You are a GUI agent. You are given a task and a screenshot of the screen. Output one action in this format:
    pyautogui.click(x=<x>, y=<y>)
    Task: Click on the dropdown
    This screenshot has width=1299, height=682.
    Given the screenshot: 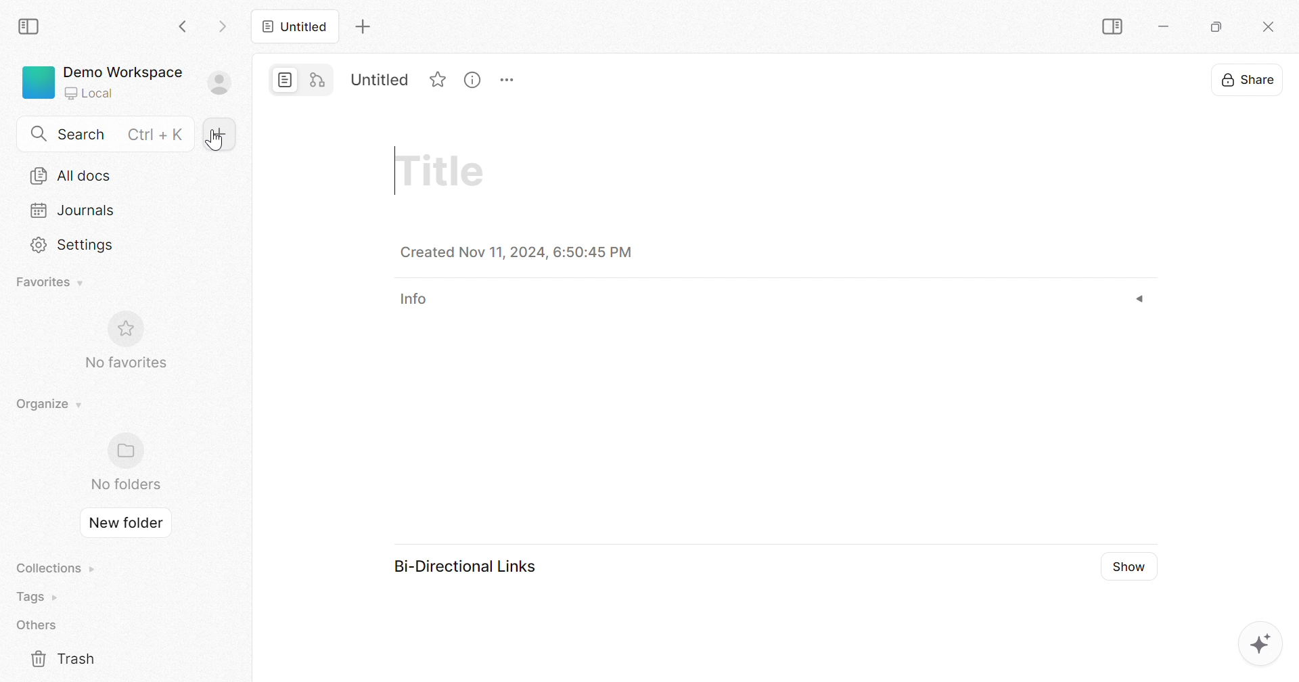 What is the action you would take?
    pyautogui.click(x=1139, y=299)
    